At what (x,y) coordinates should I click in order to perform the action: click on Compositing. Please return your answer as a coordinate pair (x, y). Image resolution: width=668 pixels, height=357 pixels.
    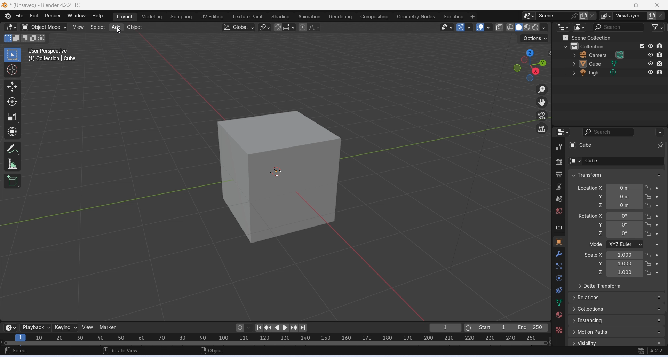
    Looking at the image, I should click on (374, 17).